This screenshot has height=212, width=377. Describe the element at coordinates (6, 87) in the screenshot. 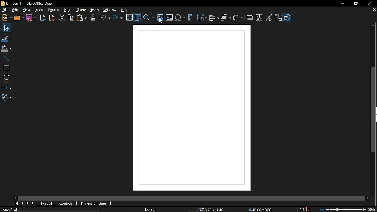

I see `Lines and arrows` at that location.